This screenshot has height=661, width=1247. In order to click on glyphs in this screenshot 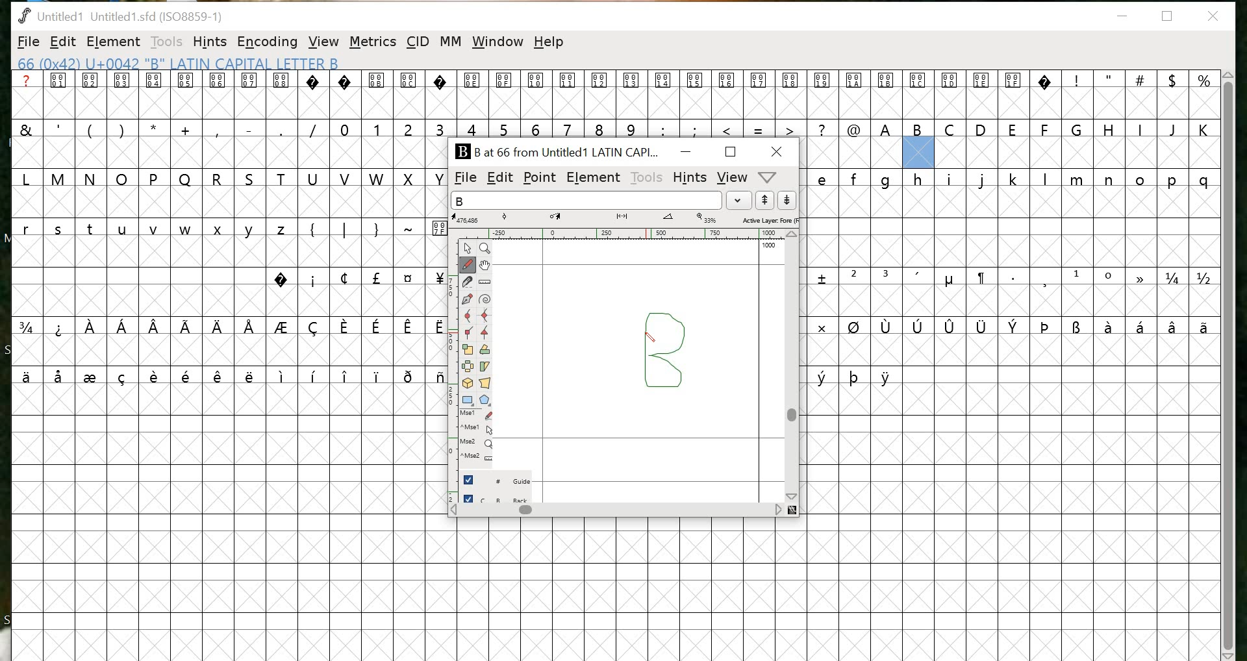, I will do `click(1013, 281)`.